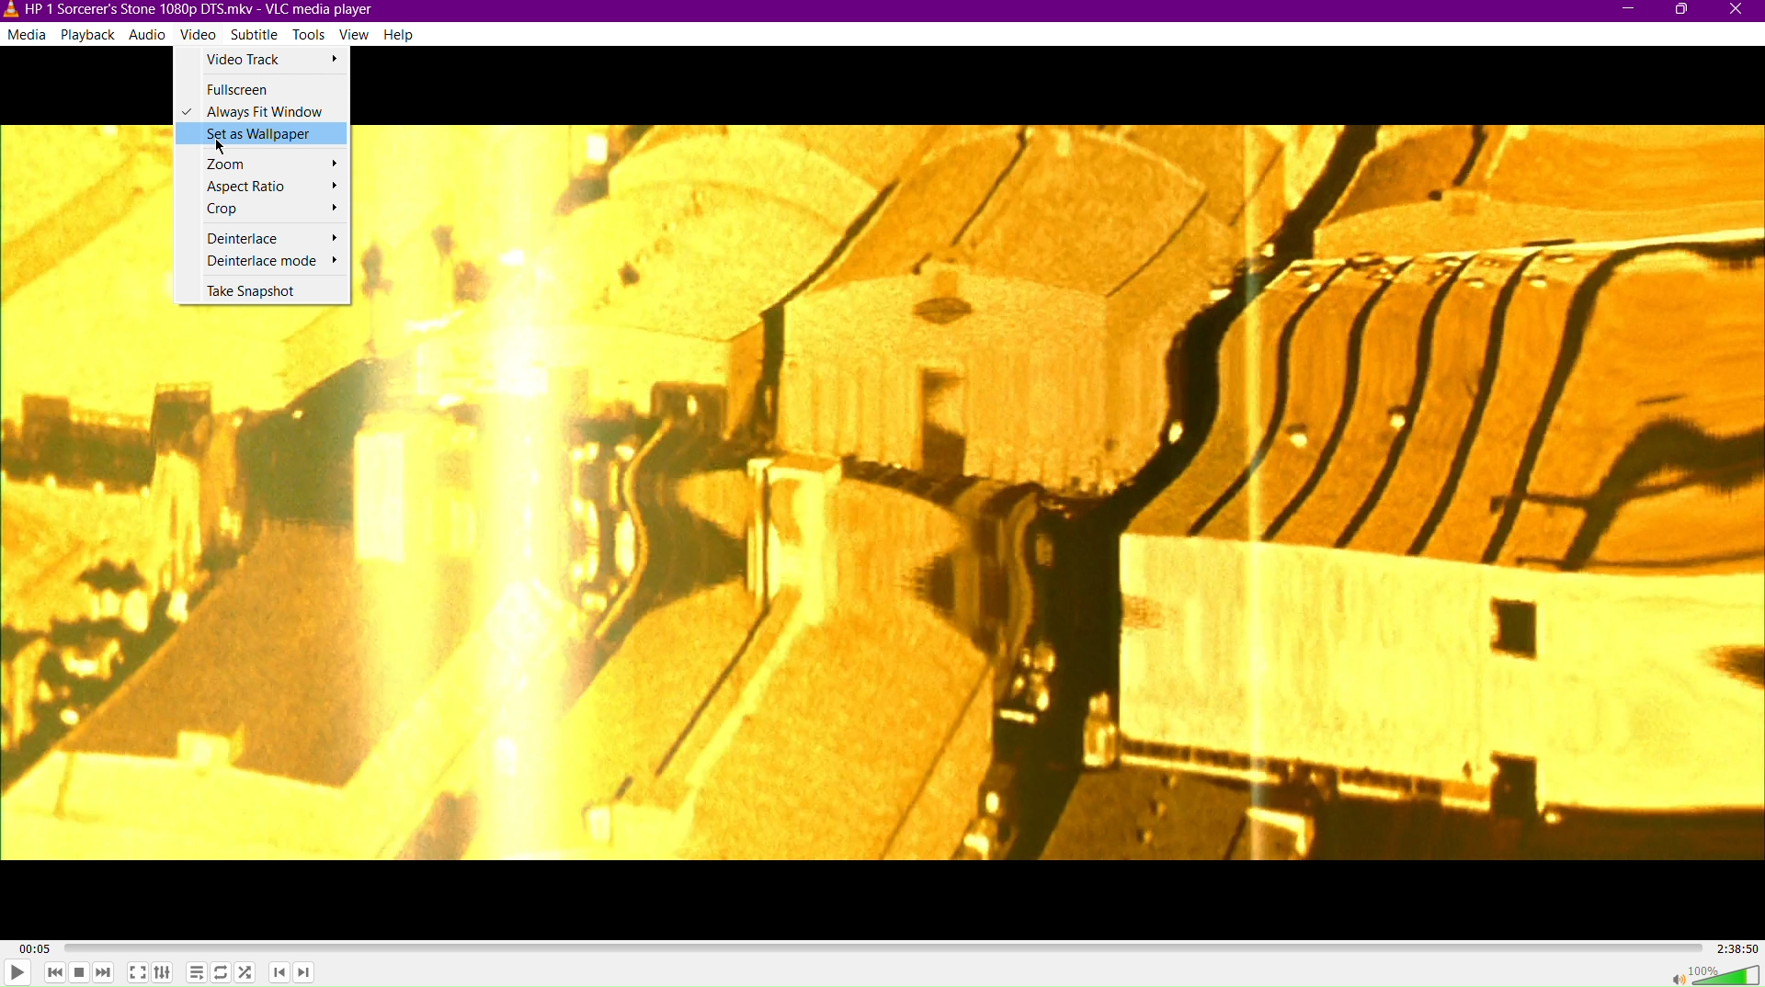 The width and height of the screenshot is (1765, 987). Describe the element at coordinates (313, 34) in the screenshot. I see `Tools` at that location.